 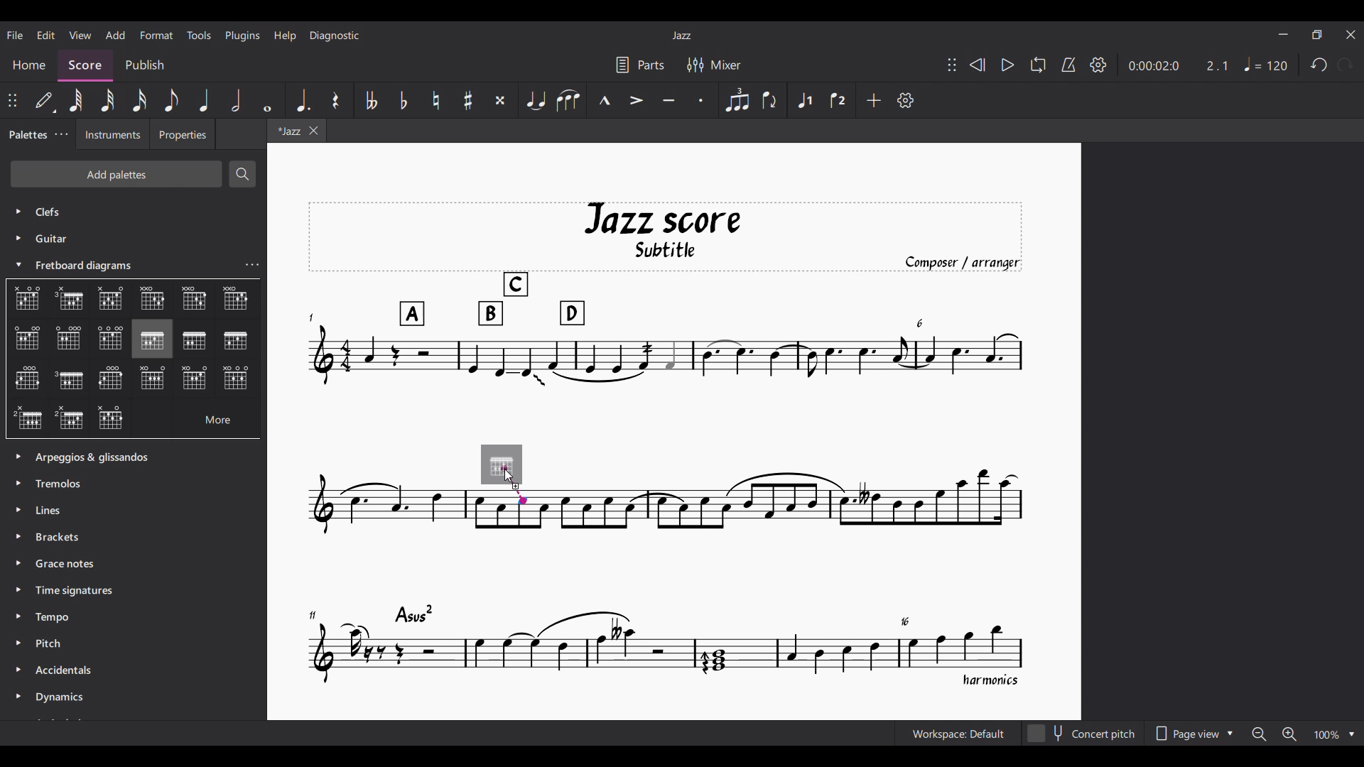 What do you see at coordinates (83, 62) in the screenshot?
I see `Score, current section highlighted` at bounding box center [83, 62].